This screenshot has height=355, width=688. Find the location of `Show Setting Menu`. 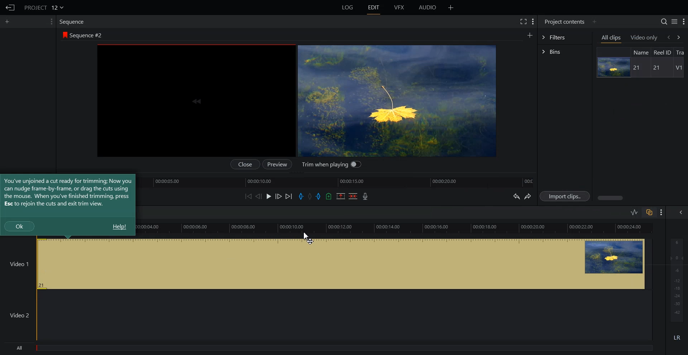

Show Setting Menu is located at coordinates (533, 22).